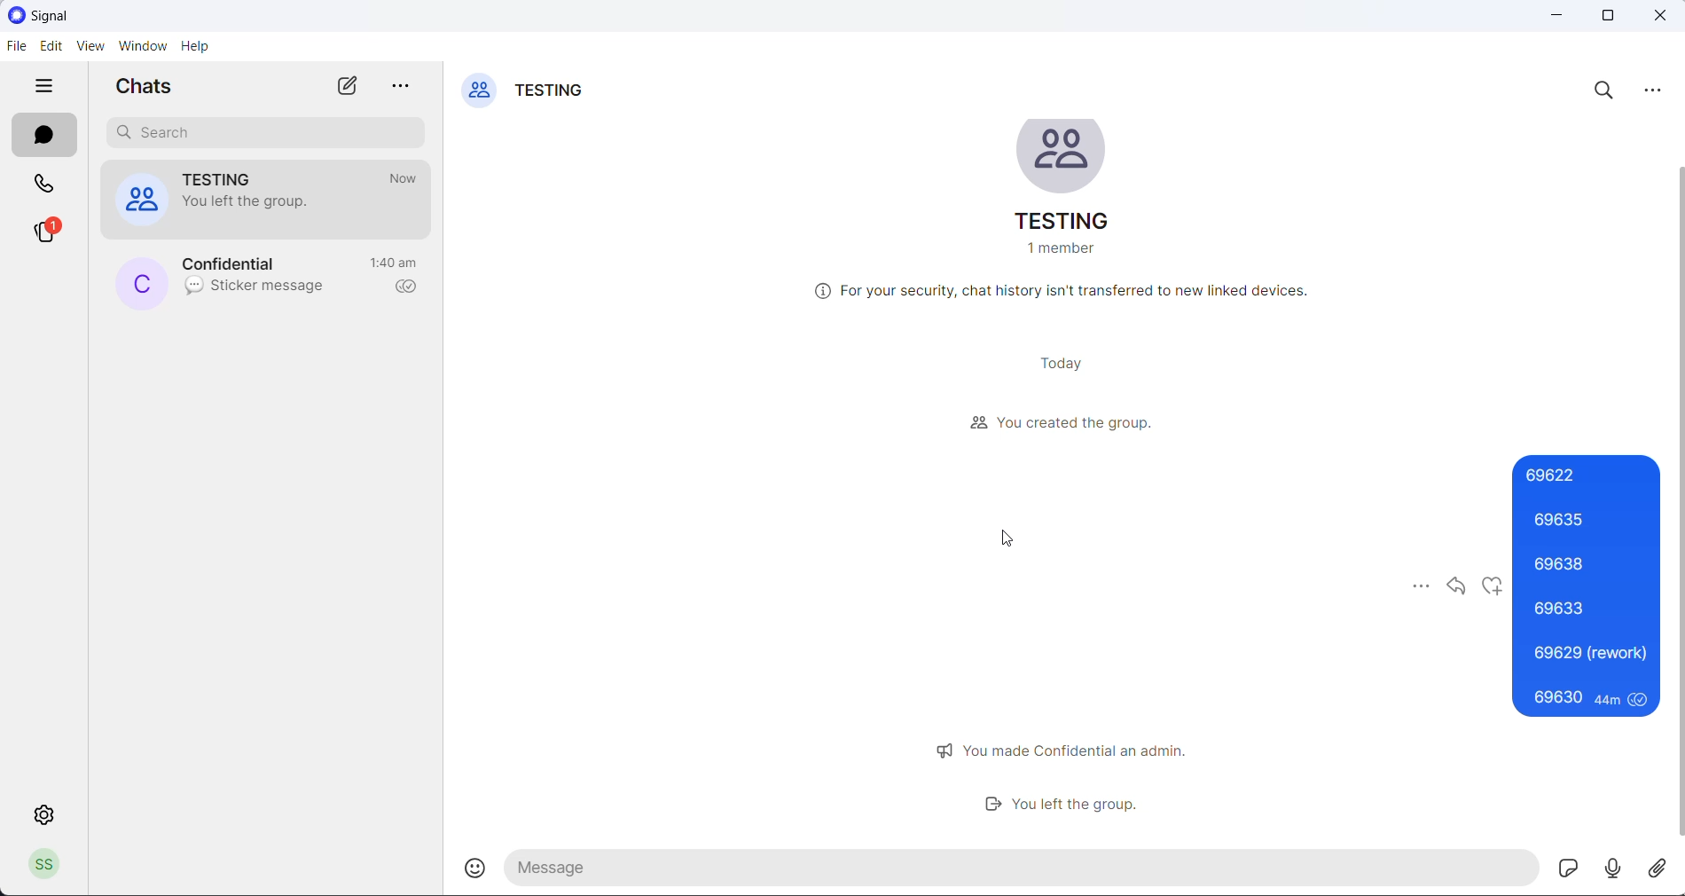 Image resolution: width=1685 pixels, height=896 pixels. Describe the element at coordinates (1063, 363) in the screenshot. I see `today heading` at that location.